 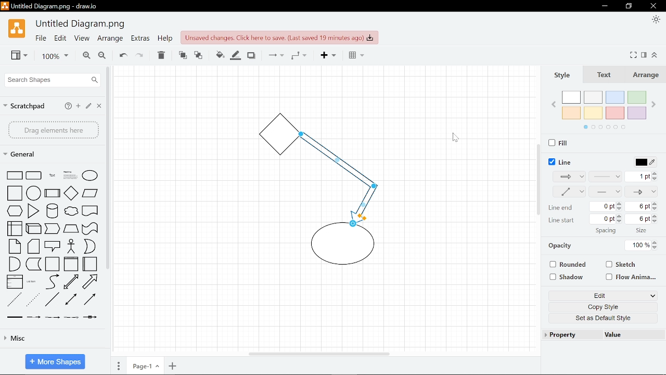 I want to click on Current opacity, so click(x=638, y=245).